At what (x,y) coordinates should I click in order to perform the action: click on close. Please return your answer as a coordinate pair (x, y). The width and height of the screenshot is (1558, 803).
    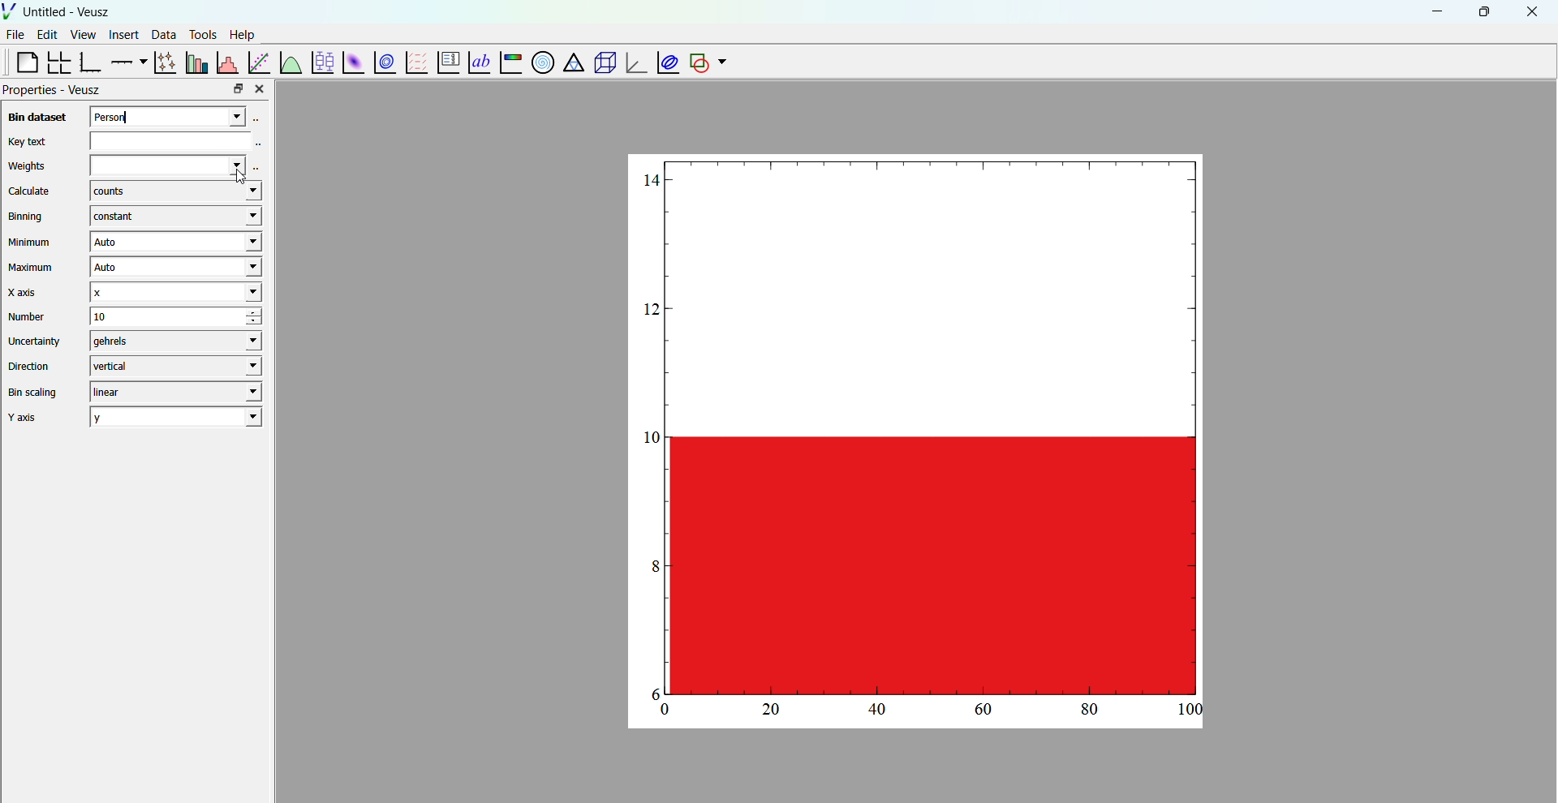
    Looking at the image, I should click on (1533, 12).